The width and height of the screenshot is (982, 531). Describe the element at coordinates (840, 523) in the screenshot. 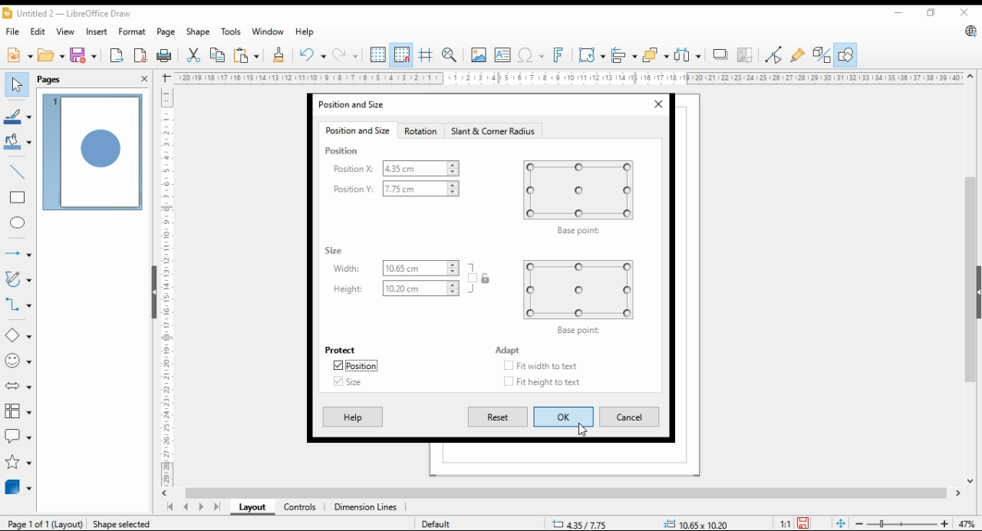

I see `fit page to window` at that location.